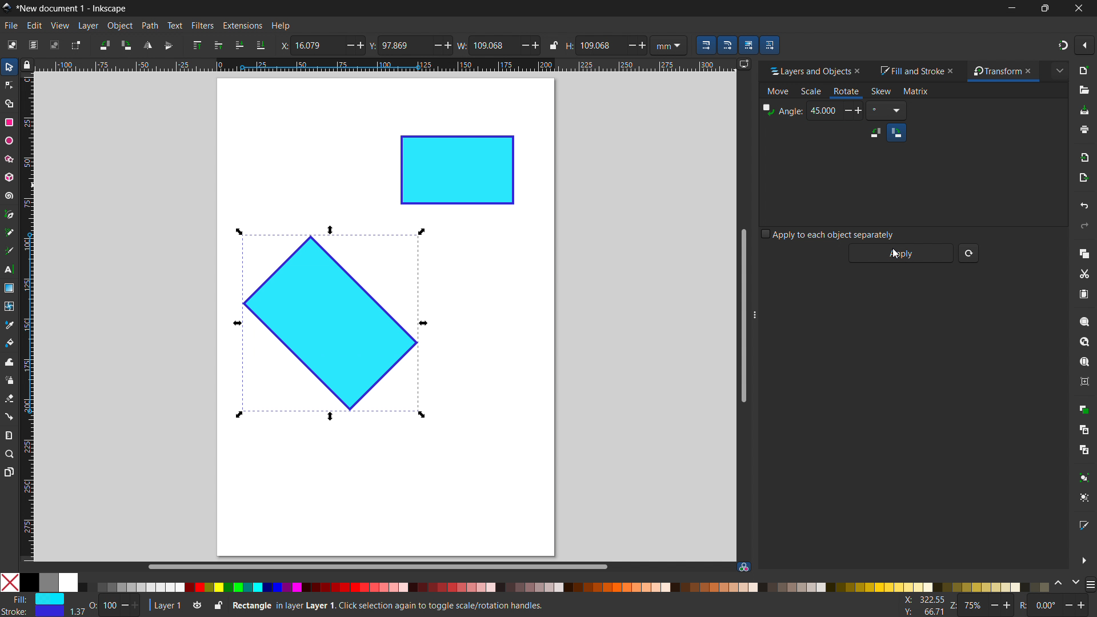 The width and height of the screenshot is (1097, 617). I want to click on tweak tool, so click(9, 362).